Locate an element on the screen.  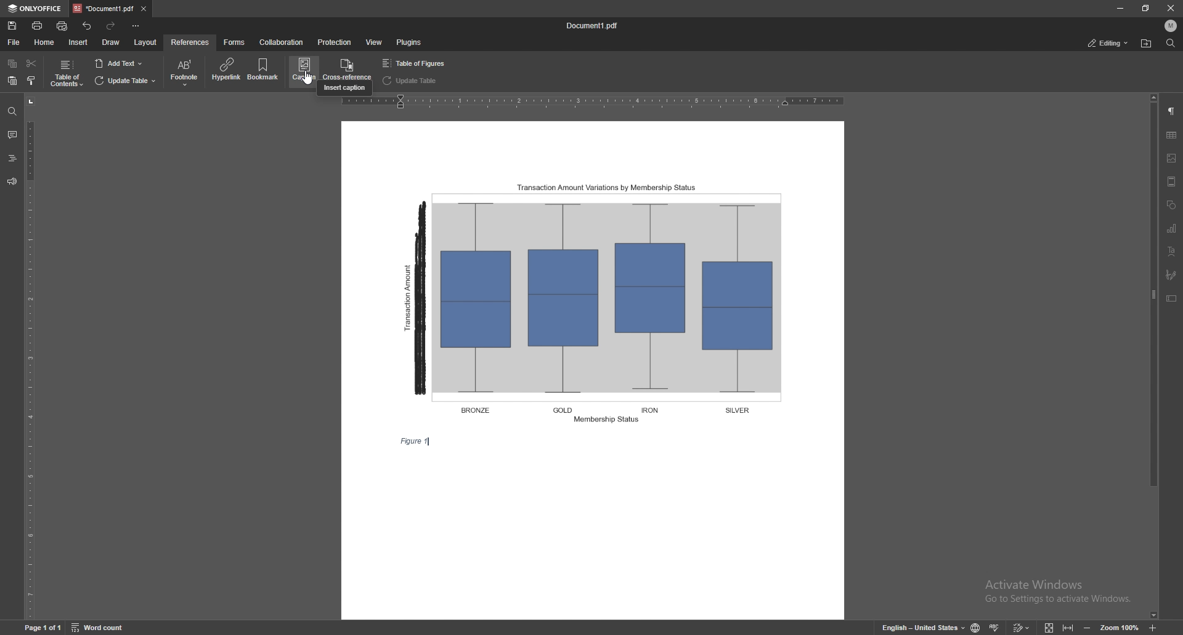
zoom out is located at coordinates (1087, 626).